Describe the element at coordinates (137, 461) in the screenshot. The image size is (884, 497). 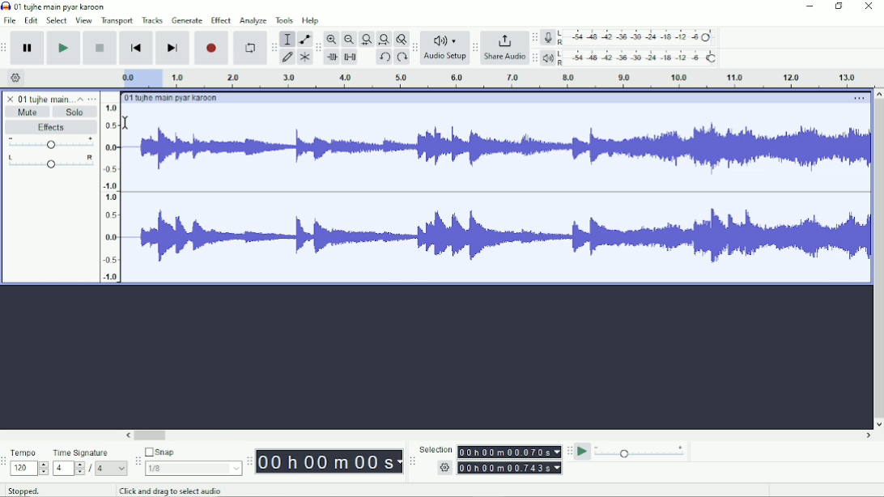
I see `Audacity snapping toolbar` at that location.